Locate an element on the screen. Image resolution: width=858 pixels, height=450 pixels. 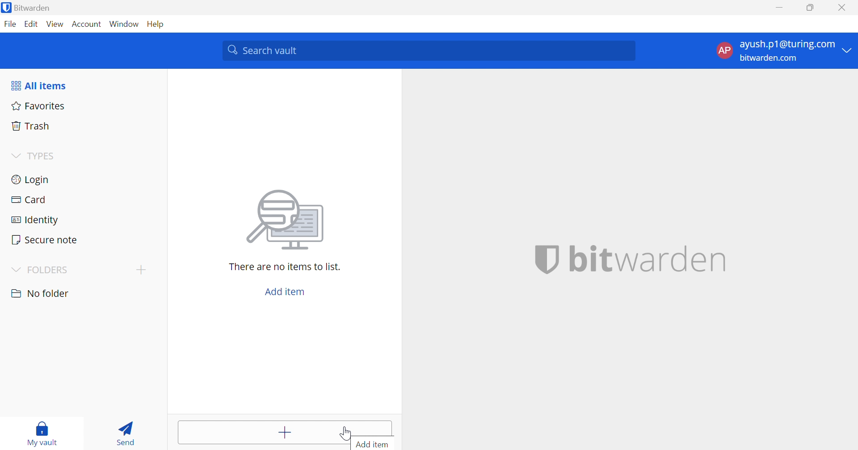
Restore Down is located at coordinates (811, 8).